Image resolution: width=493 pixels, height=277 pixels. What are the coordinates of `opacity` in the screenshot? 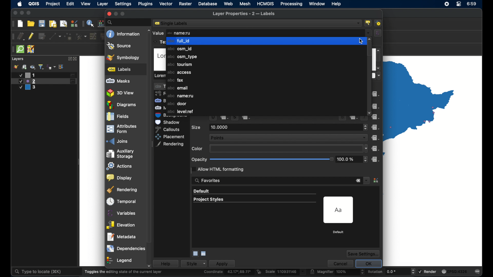 It's located at (199, 159).